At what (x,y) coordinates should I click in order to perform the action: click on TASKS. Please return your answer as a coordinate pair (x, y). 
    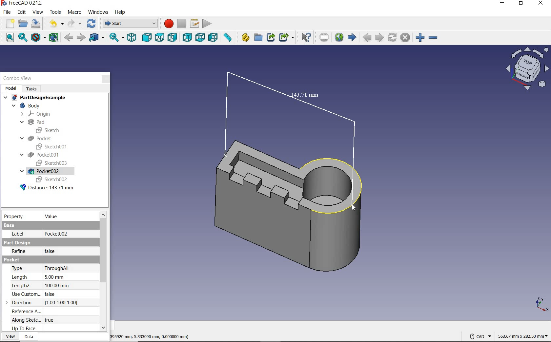
    Looking at the image, I should click on (32, 88).